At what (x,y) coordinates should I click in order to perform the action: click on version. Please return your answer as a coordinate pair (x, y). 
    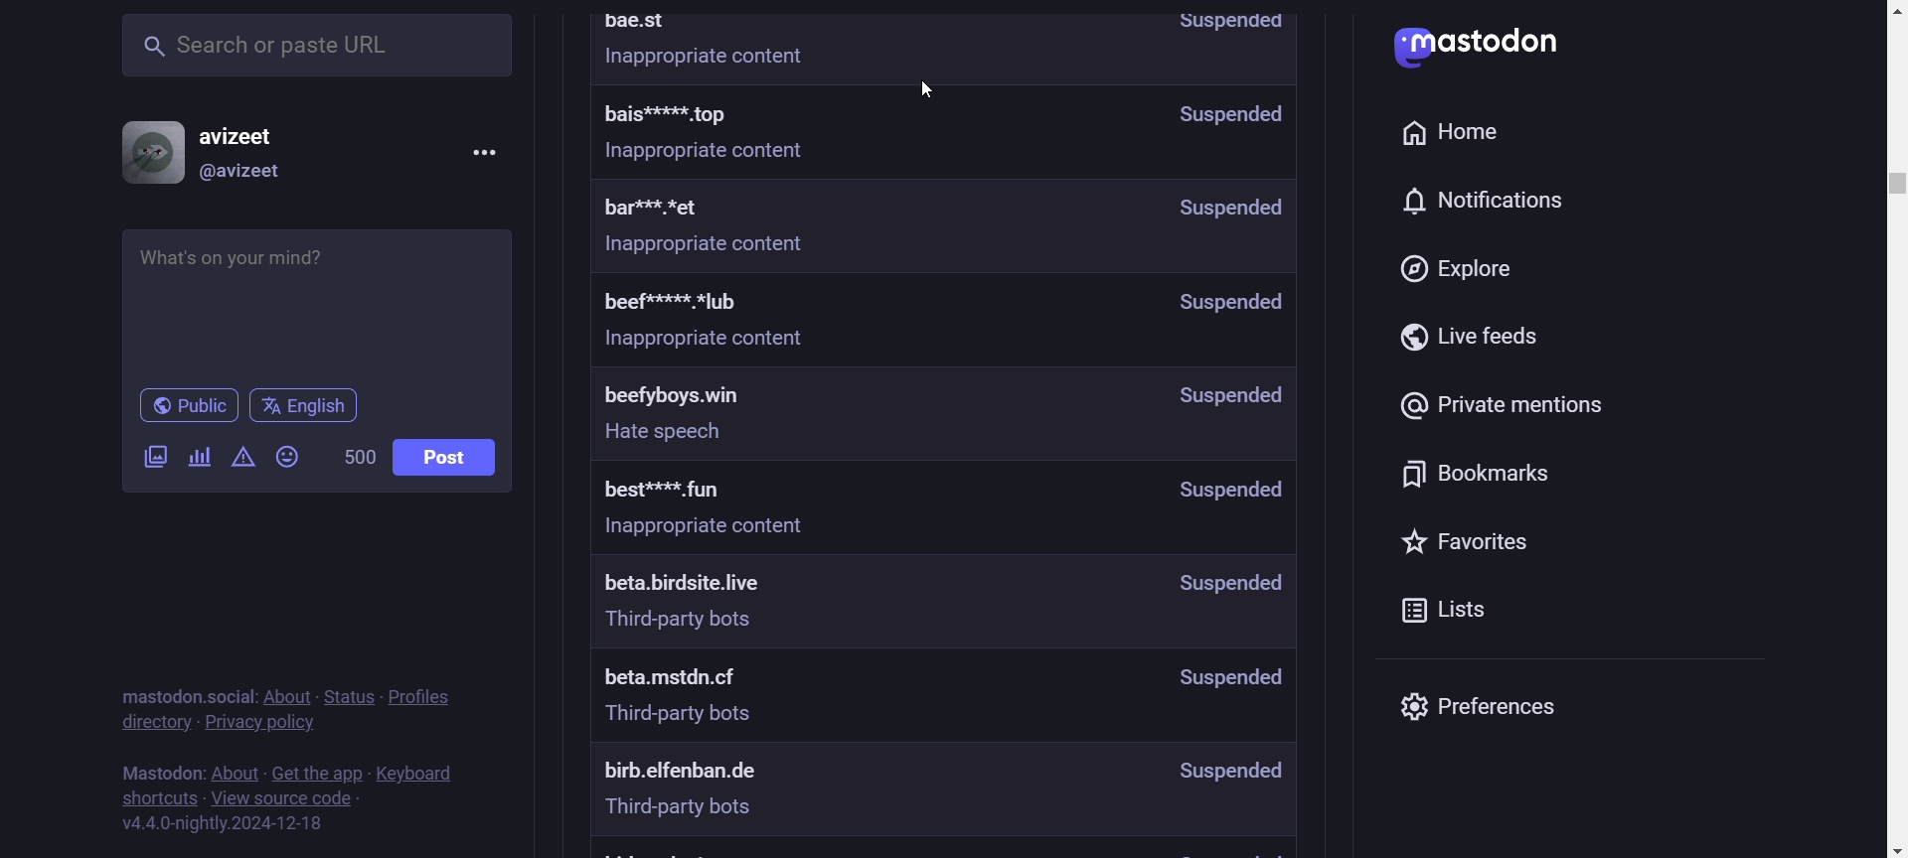
    Looking at the image, I should click on (224, 825).